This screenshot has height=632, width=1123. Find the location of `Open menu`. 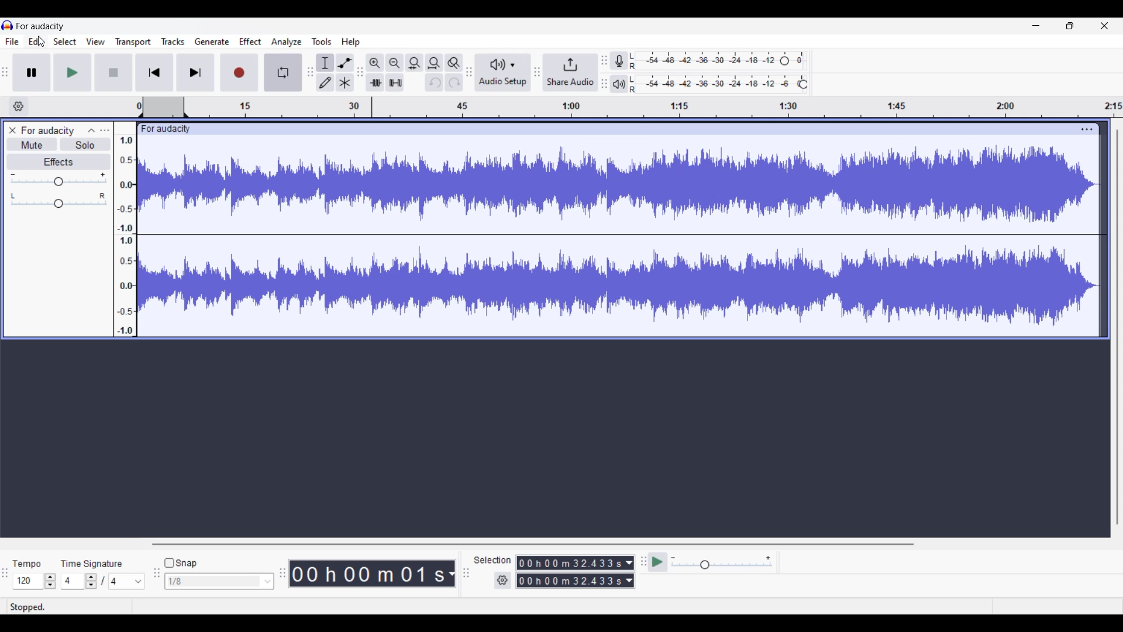

Open menu is located at coordinates (105, 130).